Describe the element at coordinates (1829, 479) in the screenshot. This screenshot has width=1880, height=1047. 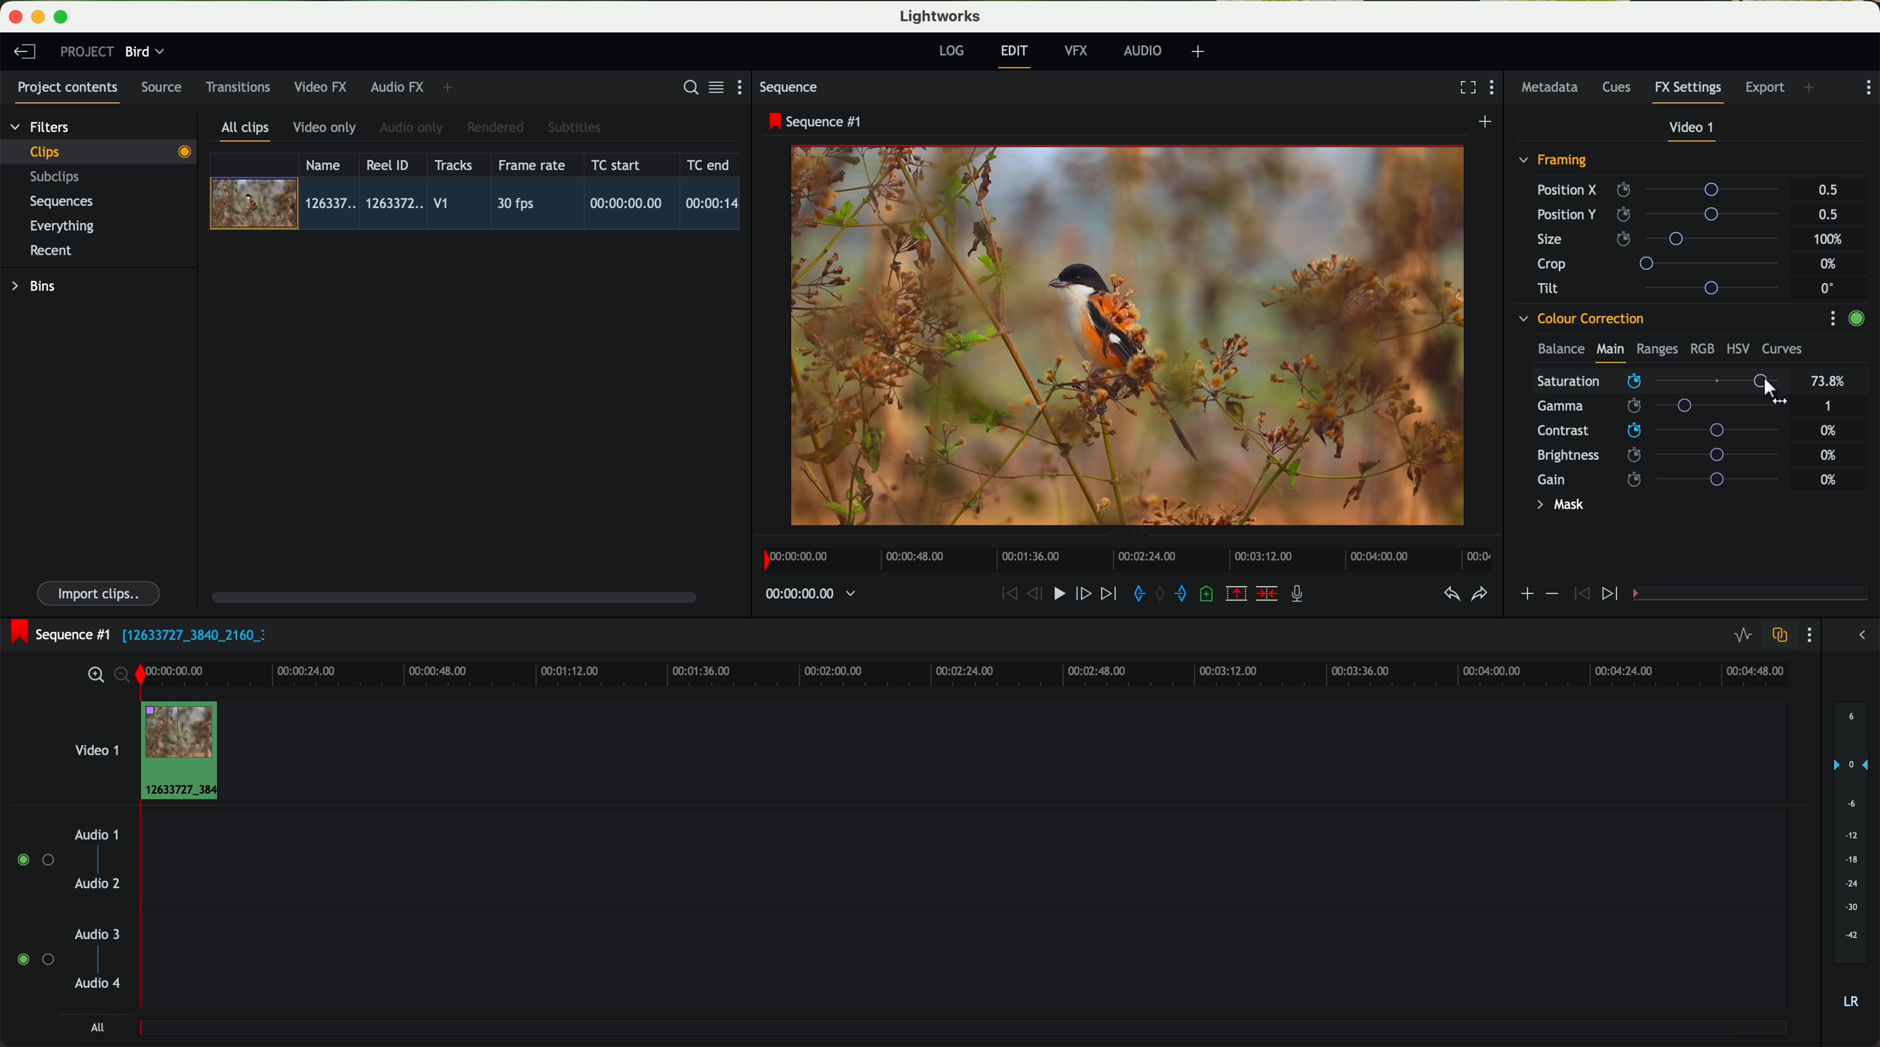
I see `0%` at that location.